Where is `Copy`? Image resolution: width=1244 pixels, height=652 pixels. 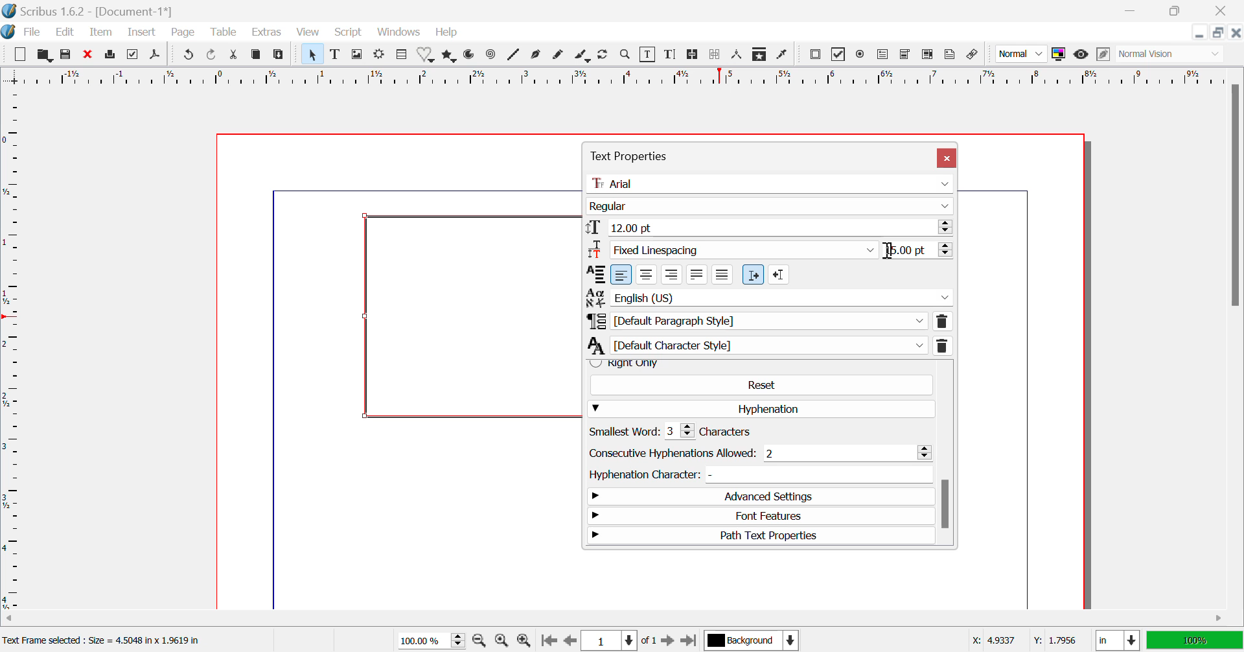
Copy is located at coordinates (257, 54).